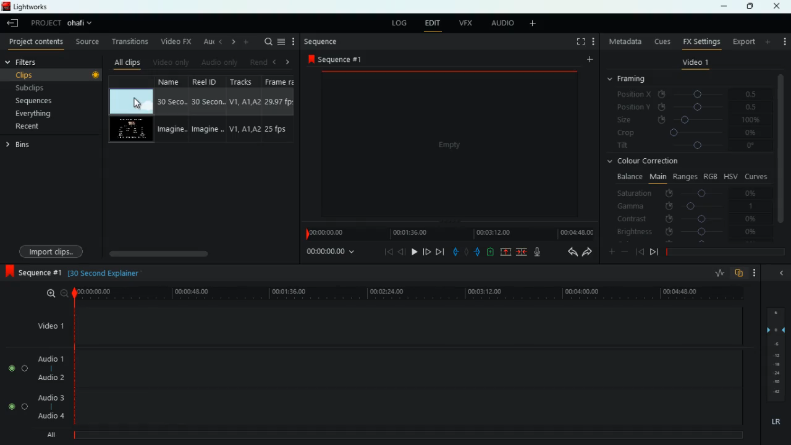 This screenshot has width=791, height=445. I want to click on tilt, so click(689, 146).